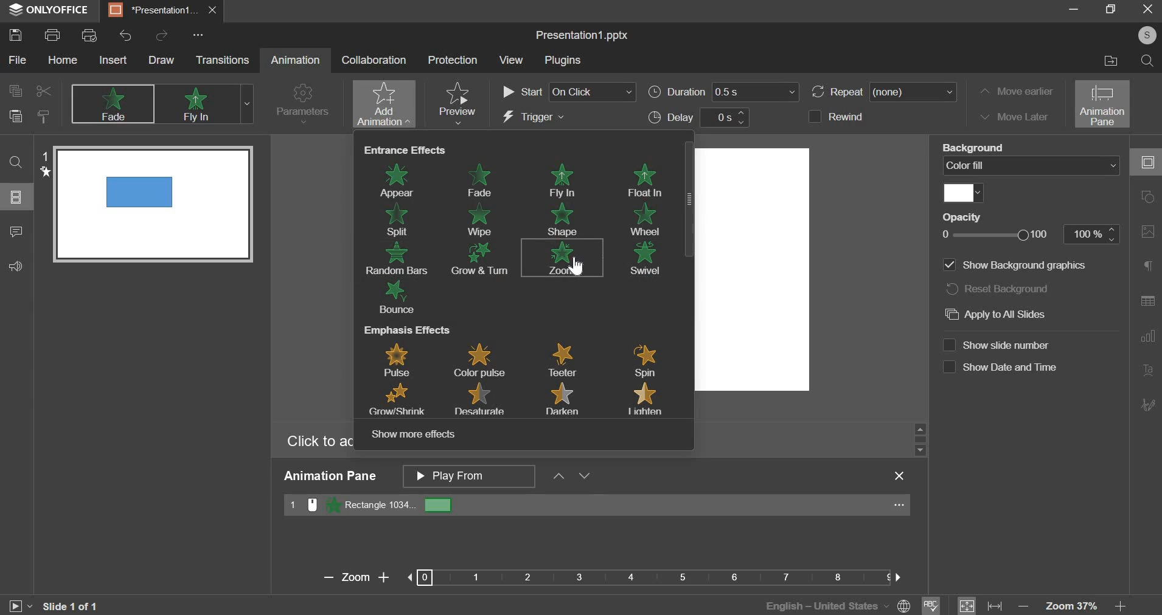  What do you see at coordinates (1122, 605) in the screenshot?
I see `zoom in` at bounding box center [1122, 605].